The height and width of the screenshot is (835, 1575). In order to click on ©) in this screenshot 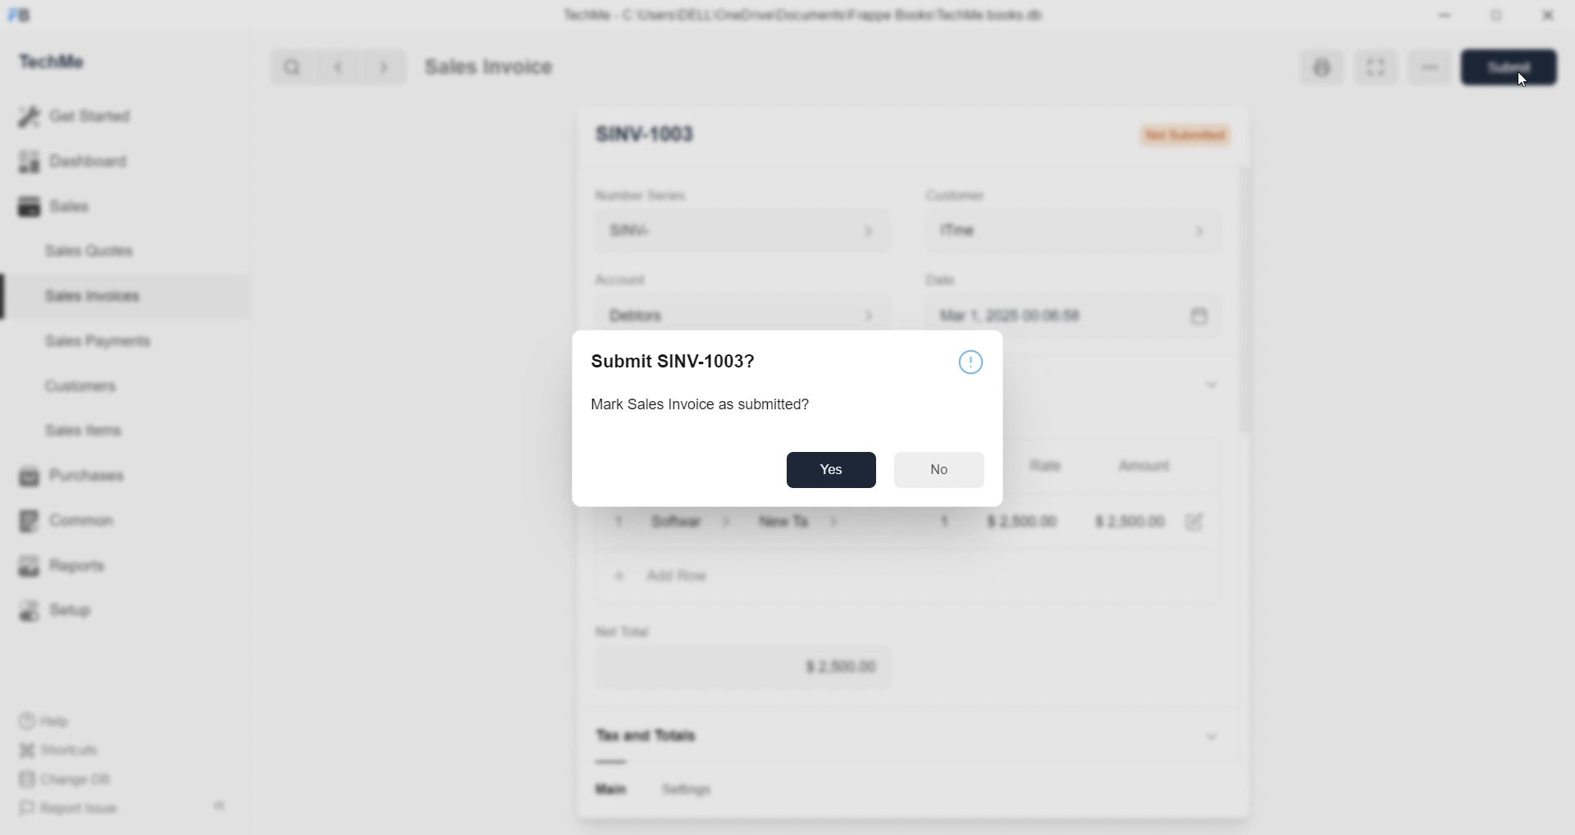, I will do `click(969, 358)`.